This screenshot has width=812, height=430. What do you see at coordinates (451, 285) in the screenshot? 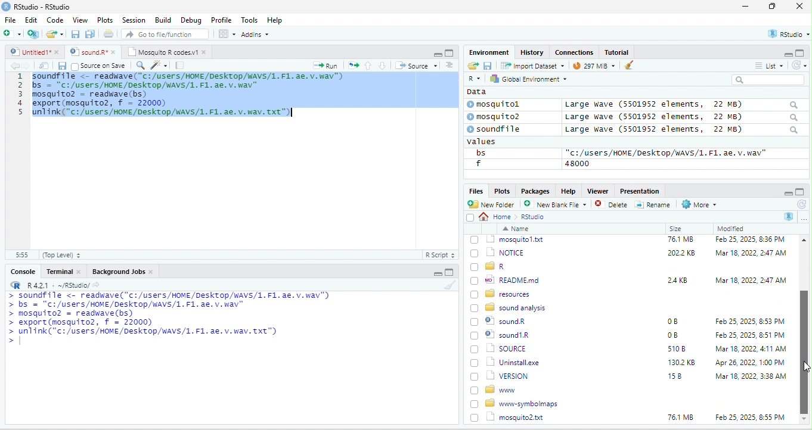
I see `brush` at bounding box center [451, 285].